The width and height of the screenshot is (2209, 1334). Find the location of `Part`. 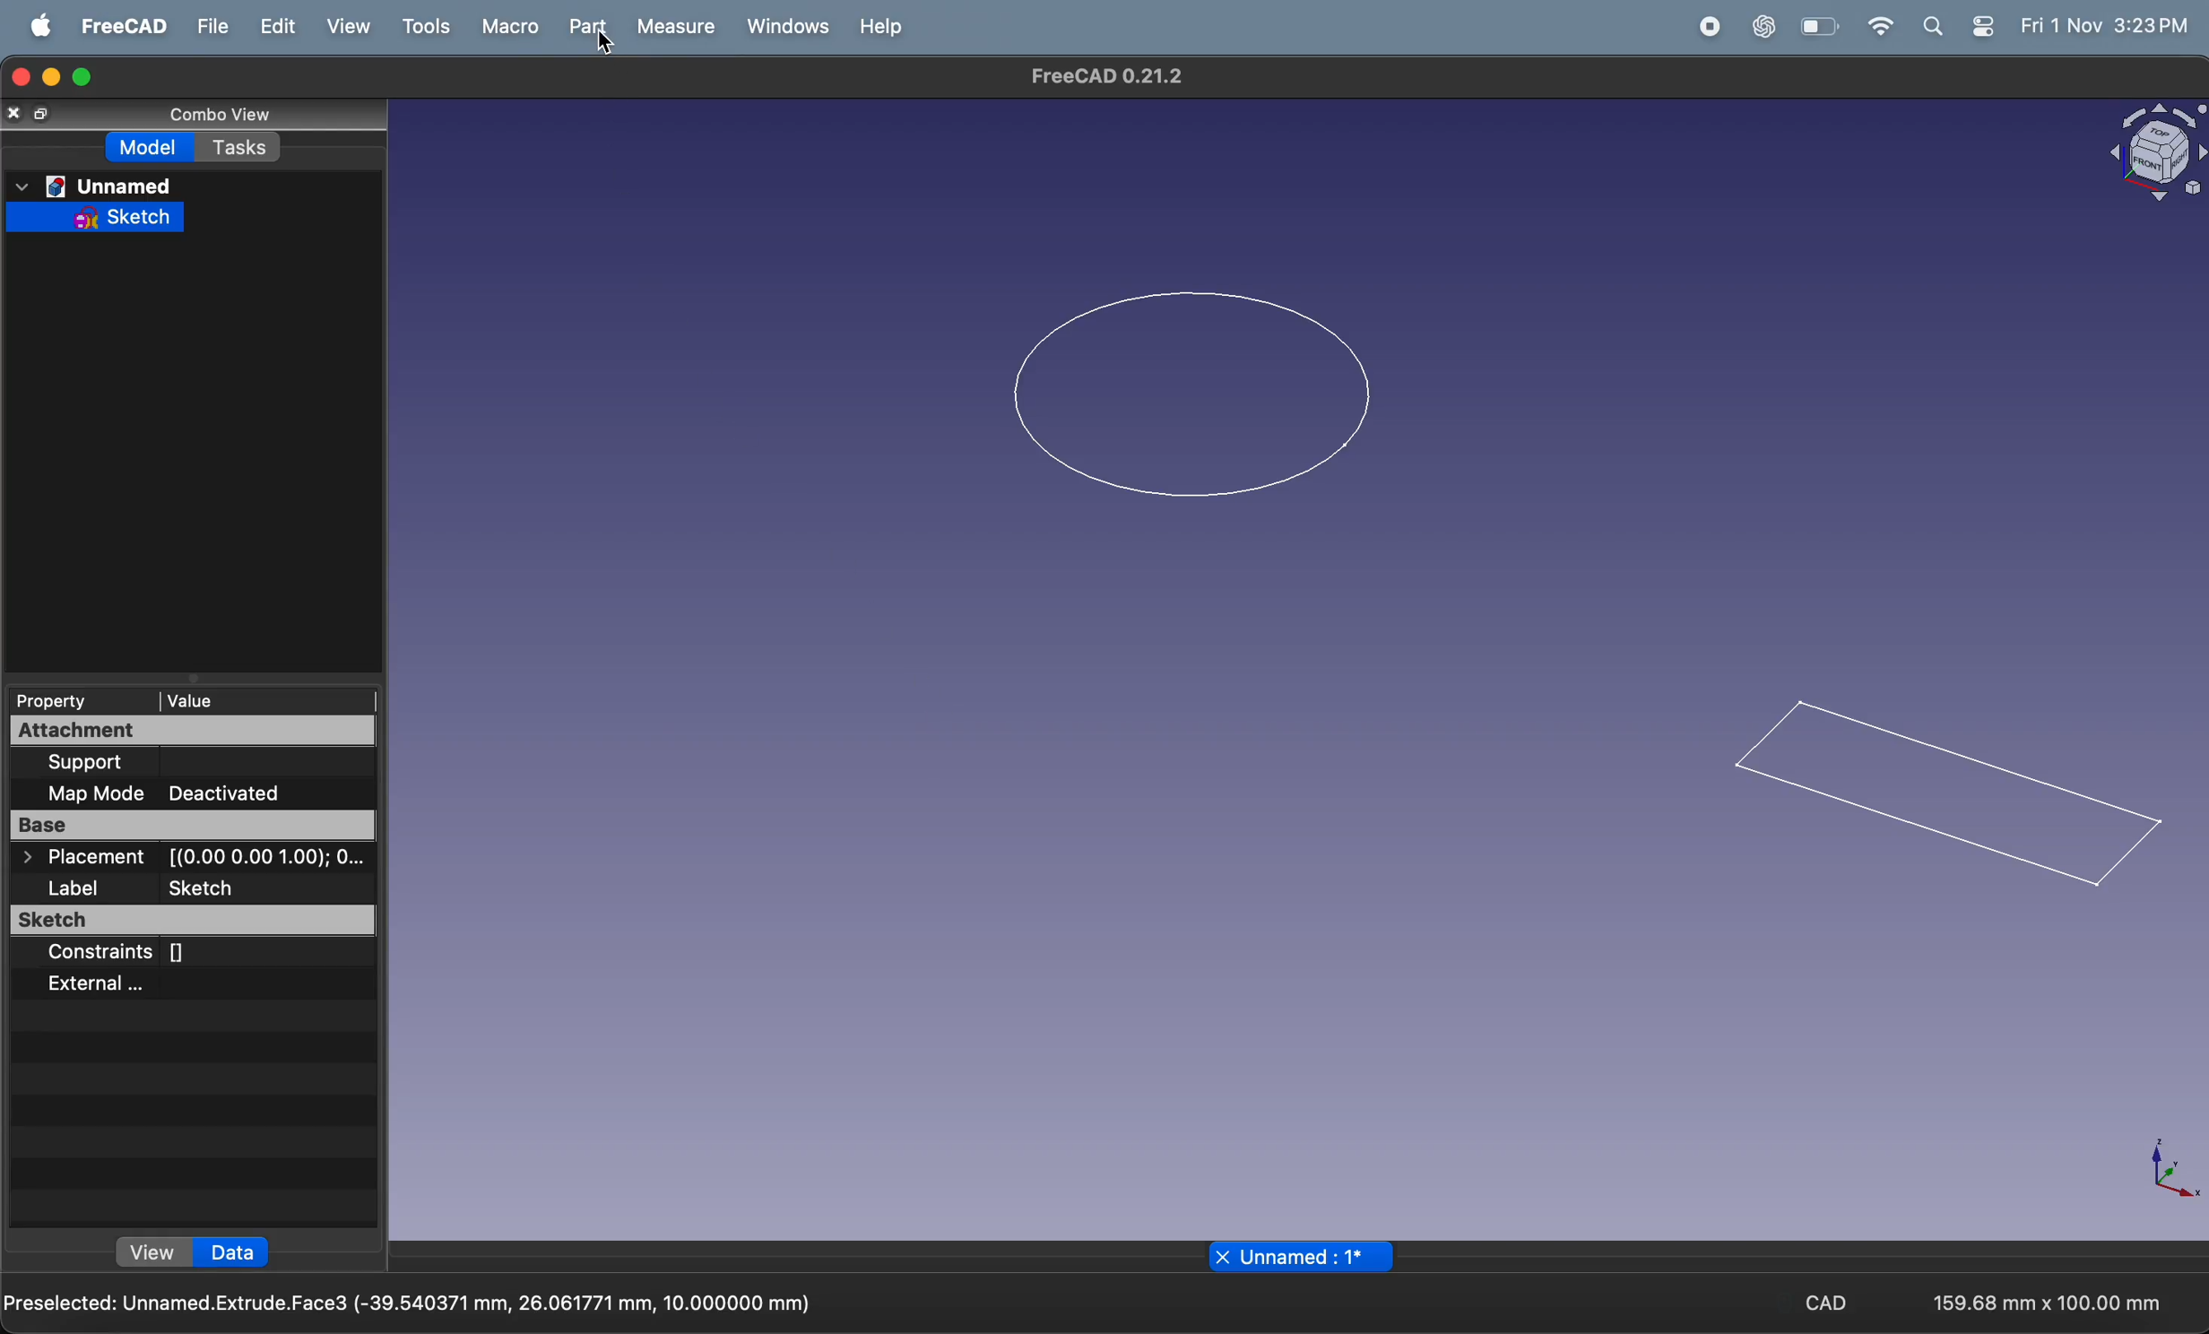

Part is located at coordinates (582, 26).